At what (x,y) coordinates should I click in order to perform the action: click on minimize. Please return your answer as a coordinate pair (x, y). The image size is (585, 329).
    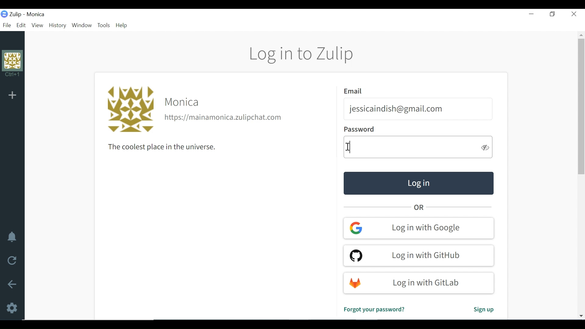
    Looking at the image, I should click on (531, 14).